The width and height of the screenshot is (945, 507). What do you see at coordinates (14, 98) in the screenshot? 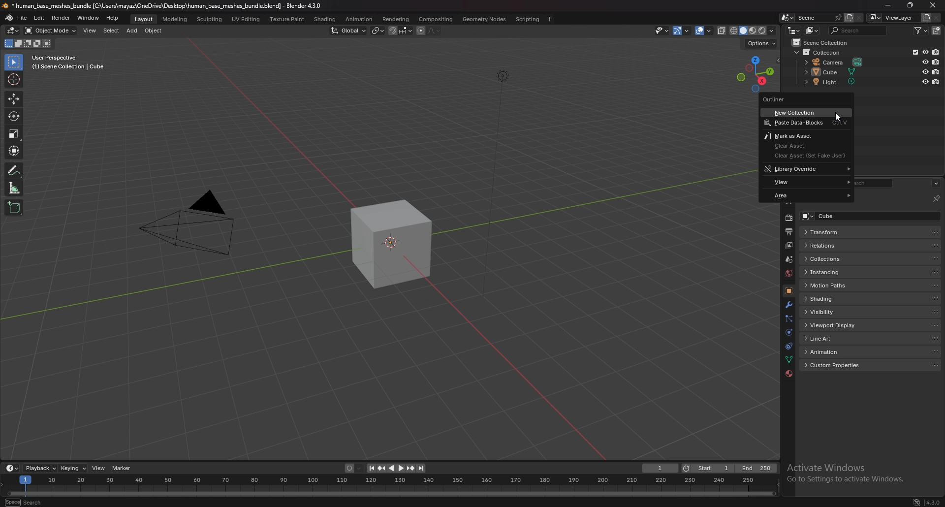
I see `move` at bounding box center [14, 98].